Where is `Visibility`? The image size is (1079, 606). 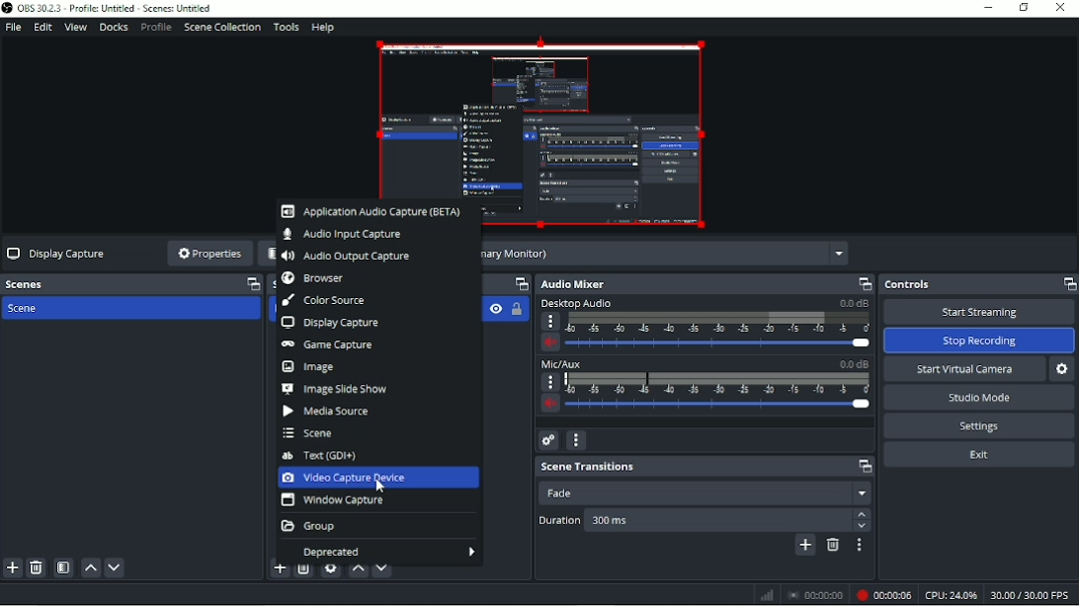 Visibility is located at coordinates (494, 309).